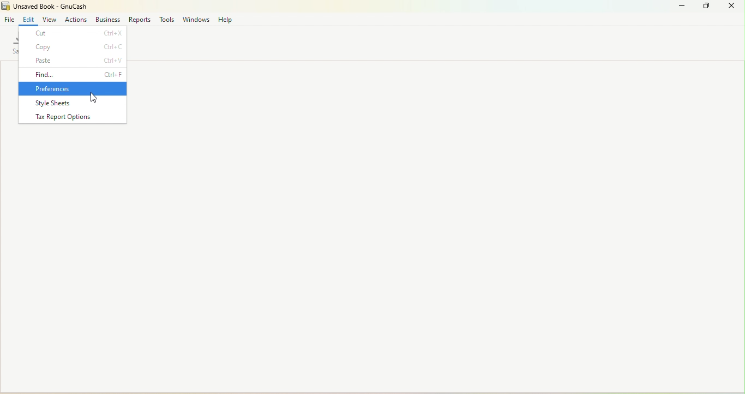 The width and height of the screenshot is (745, 394). Describe the element at coordinates (50, 18) in the screenshot. I see `View` at that location.